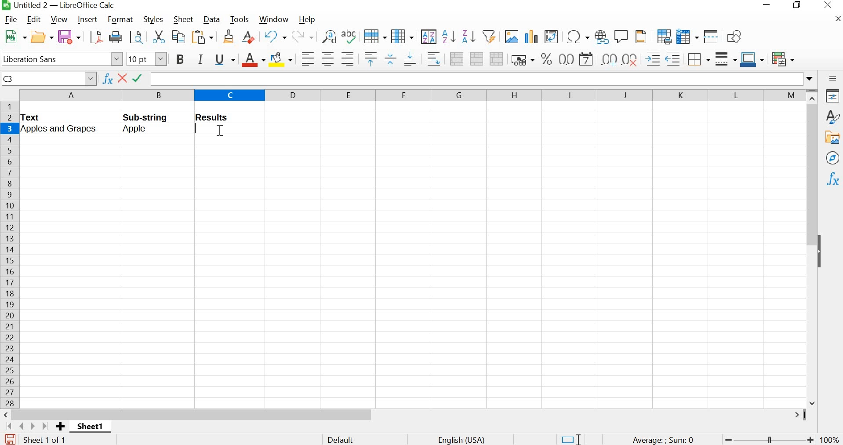  What do you see at coordinates (832, 138) in the screenshot?
I see `gallery` at bounding box center [832, 138].